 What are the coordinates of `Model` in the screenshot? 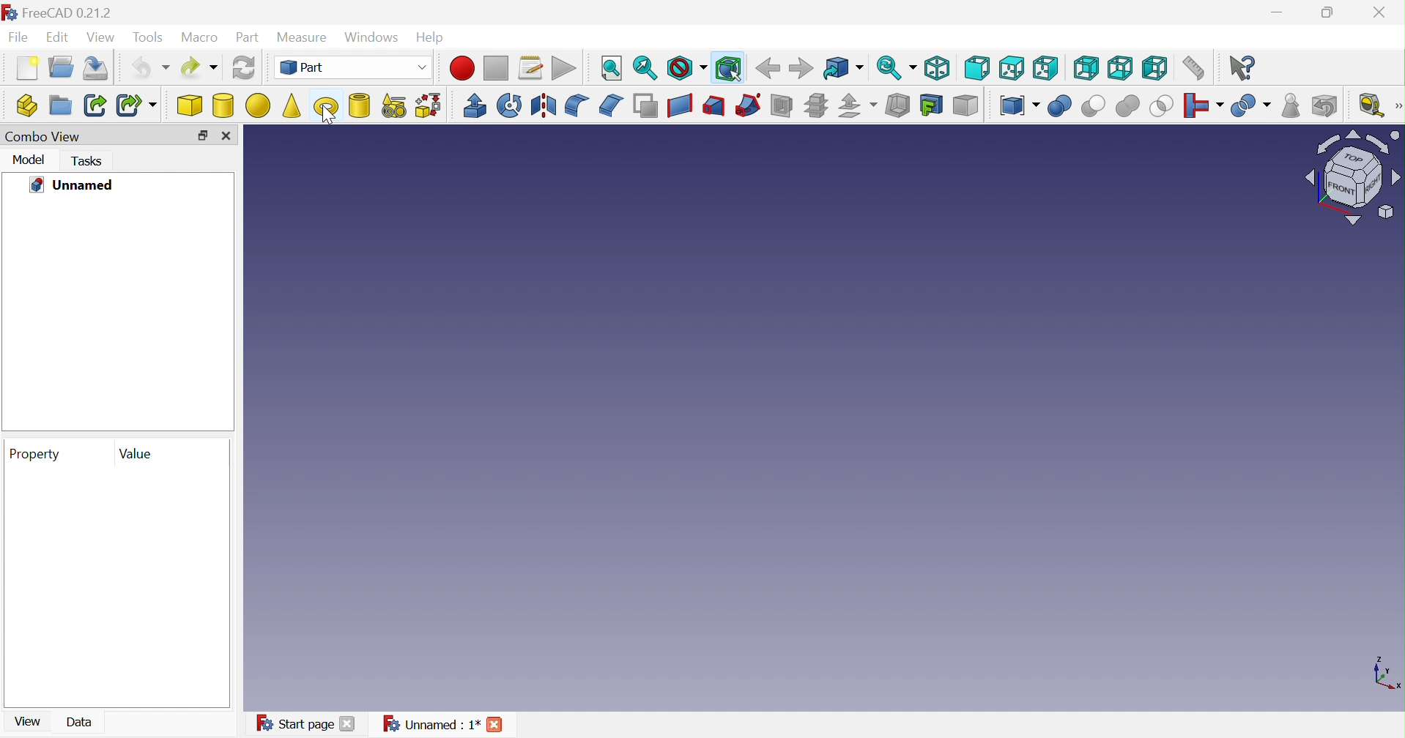 It's located at (30, 160).